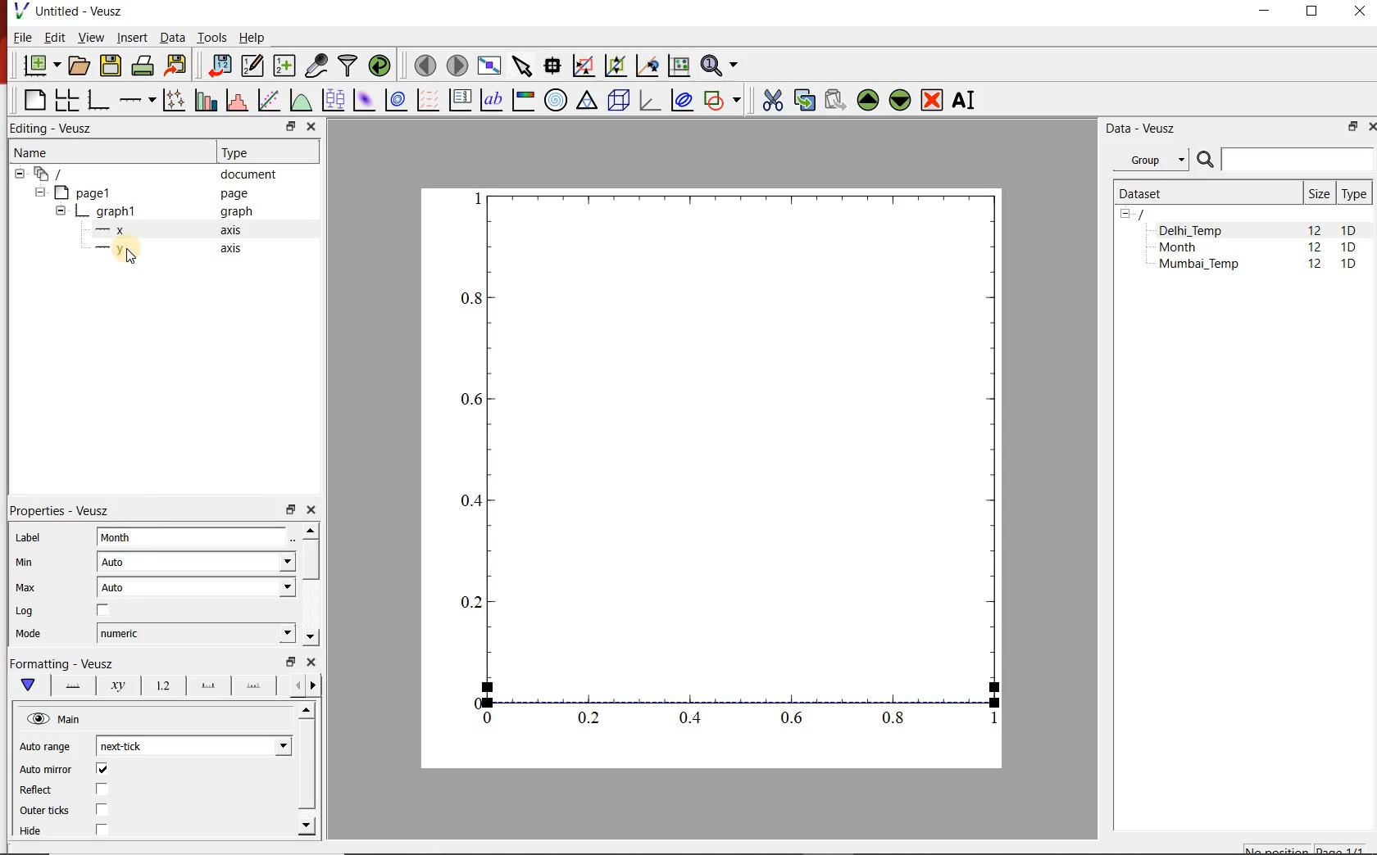 The width and height of the screenshot is (1377, 855). I want to click on arrange graphs in a grid, so click(66, 100).